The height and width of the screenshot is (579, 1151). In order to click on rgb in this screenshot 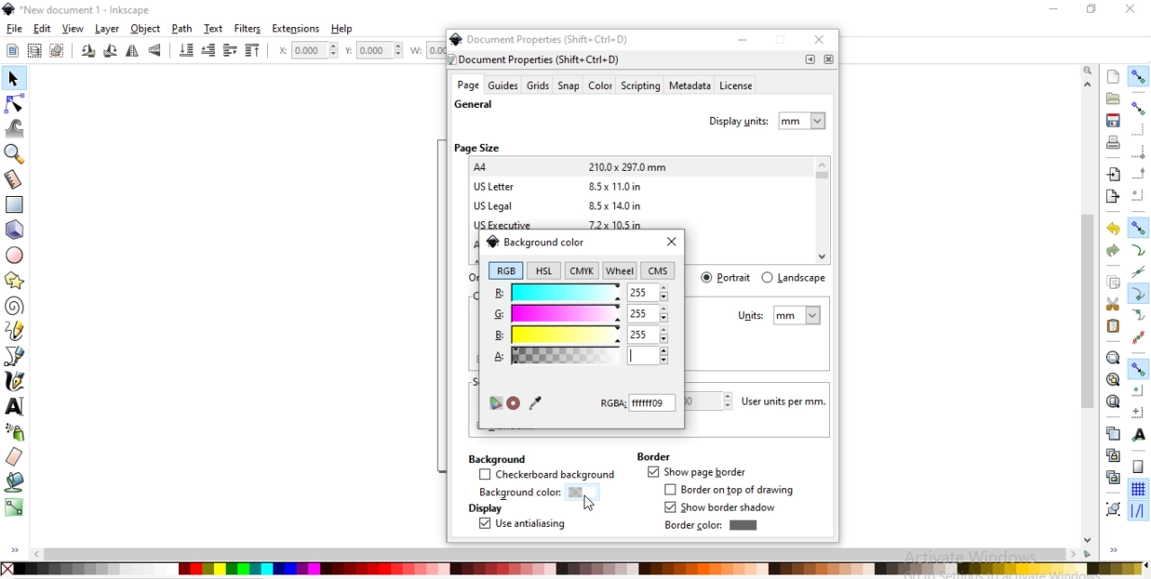, I will do `click(505, 271)`.